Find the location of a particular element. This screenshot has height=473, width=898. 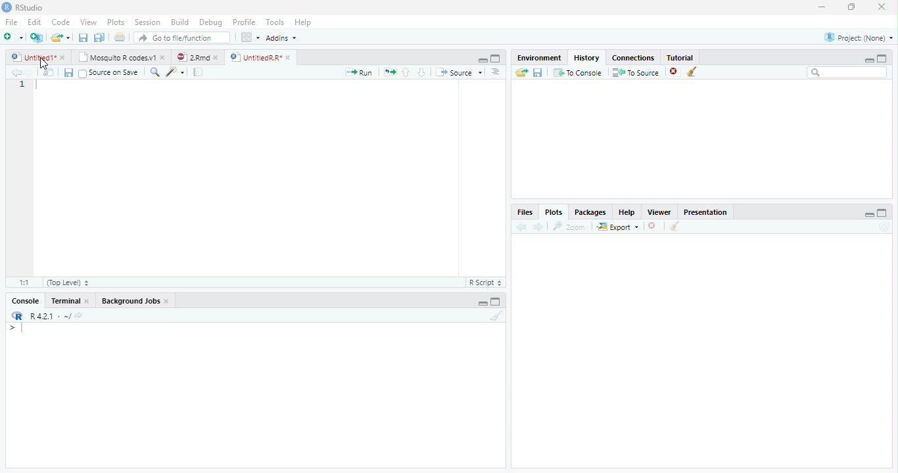

Top level is located at coordinates (68, 283).